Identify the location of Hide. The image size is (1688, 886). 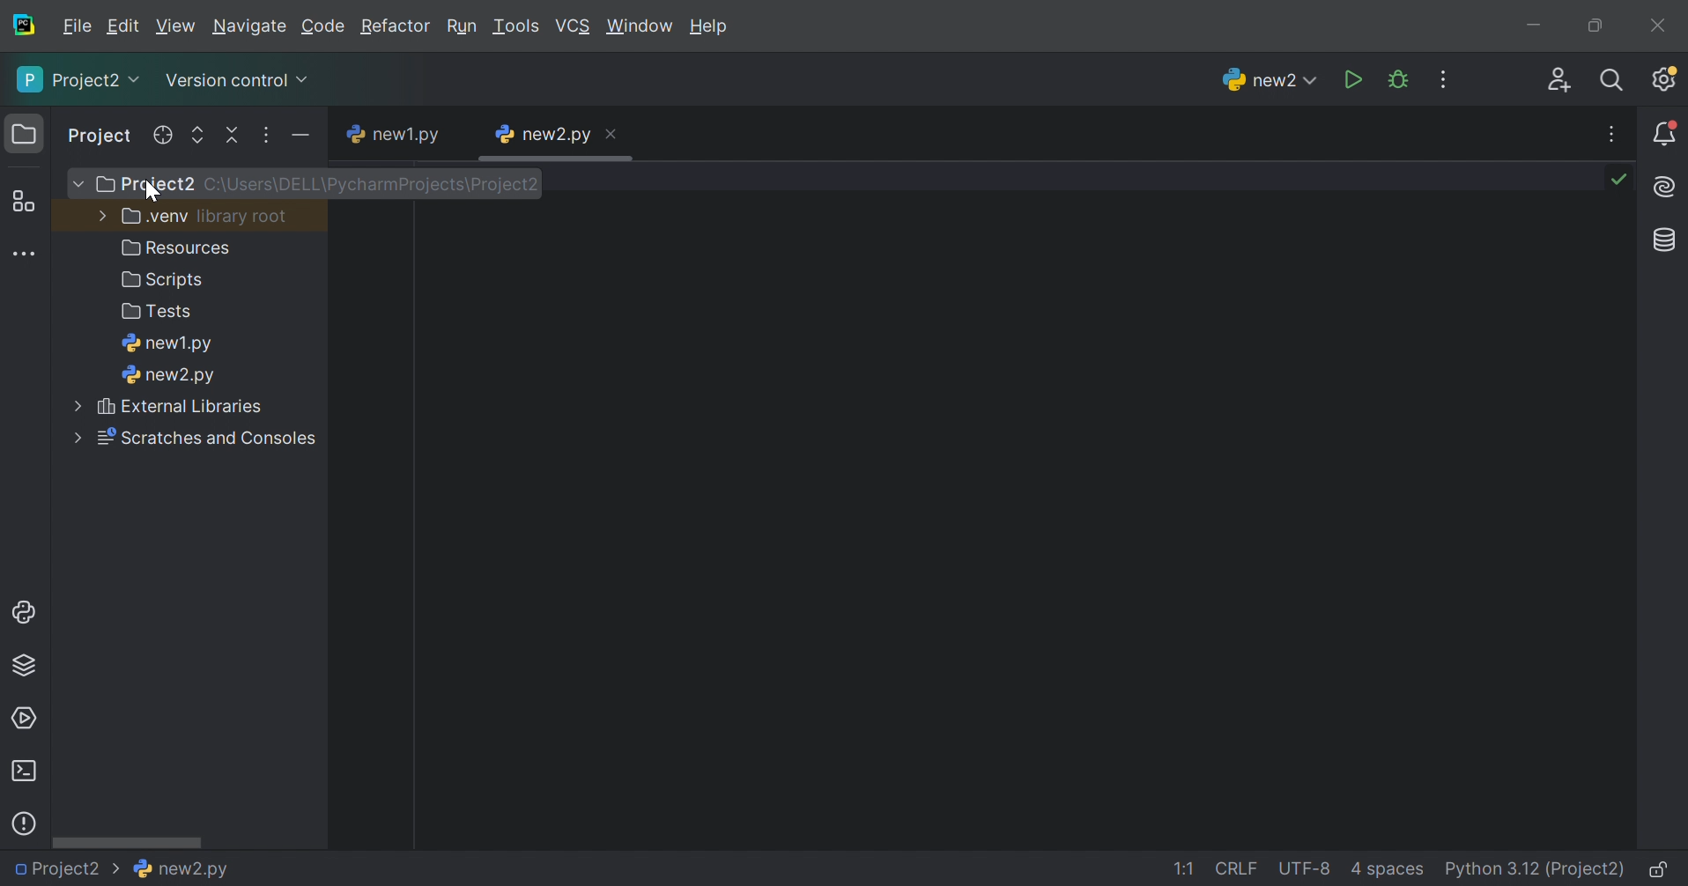
(297, 136).